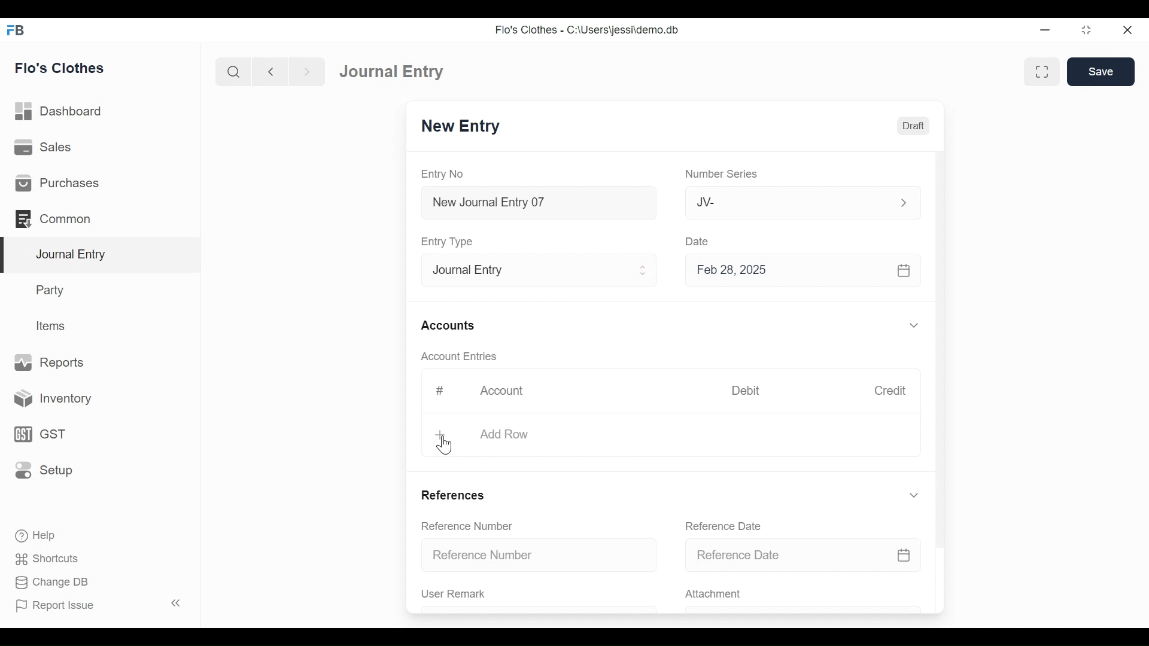  What do you see at coordinates (44, 469) in the screenshot?
I see `Setup` at bounding box center [44, 469].